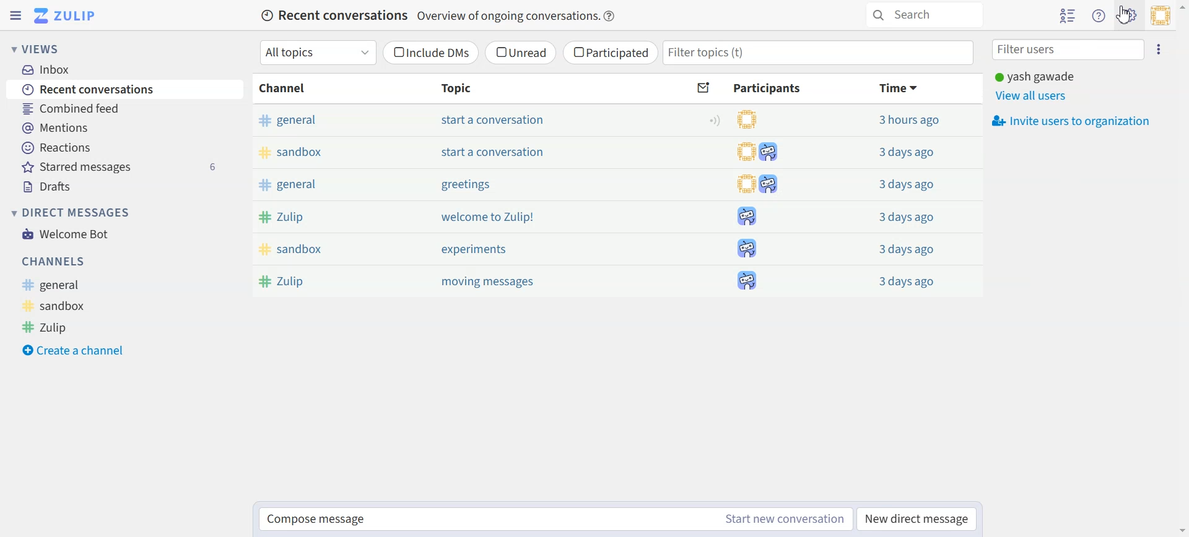  I want to click on Combined feed, so click(73, 108).